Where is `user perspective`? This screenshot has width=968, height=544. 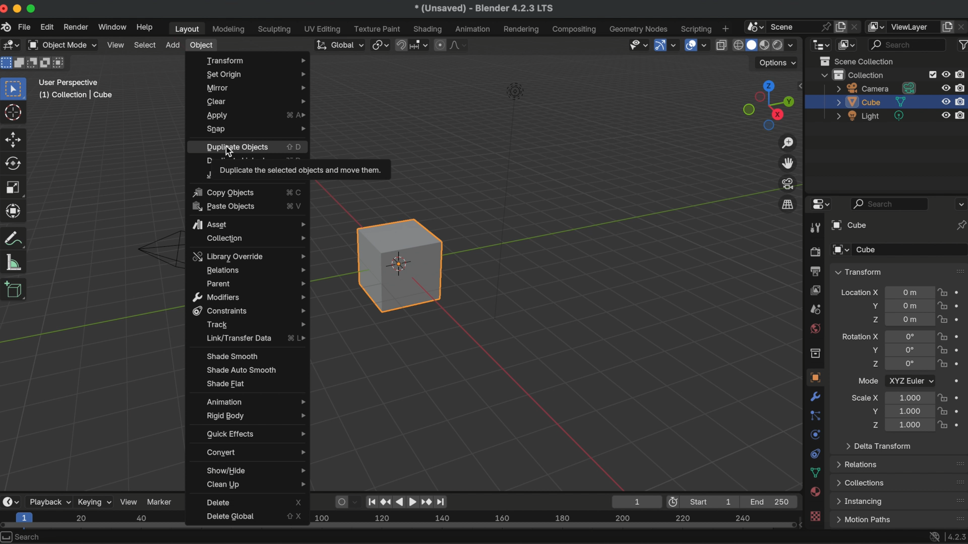 user perspective is located at coordinates (69, 81).